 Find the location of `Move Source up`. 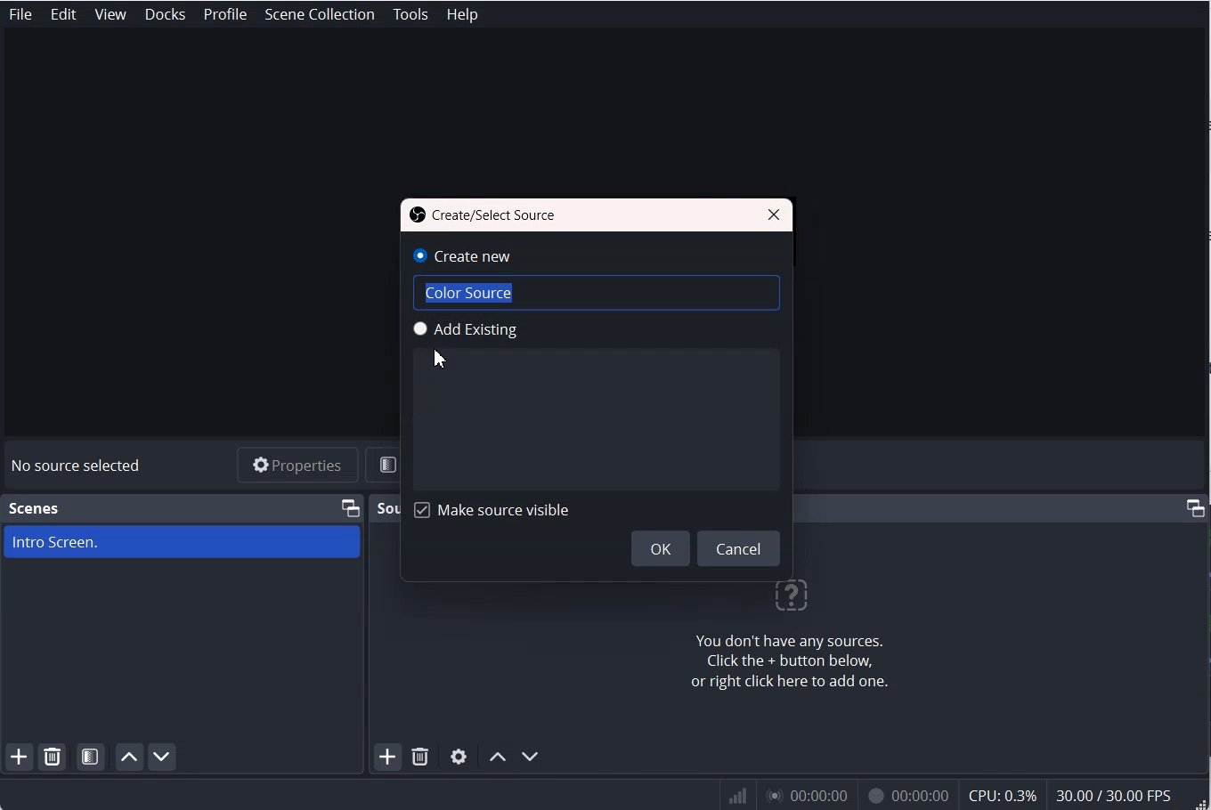

Move Source up is located at coordinates (497, 756).